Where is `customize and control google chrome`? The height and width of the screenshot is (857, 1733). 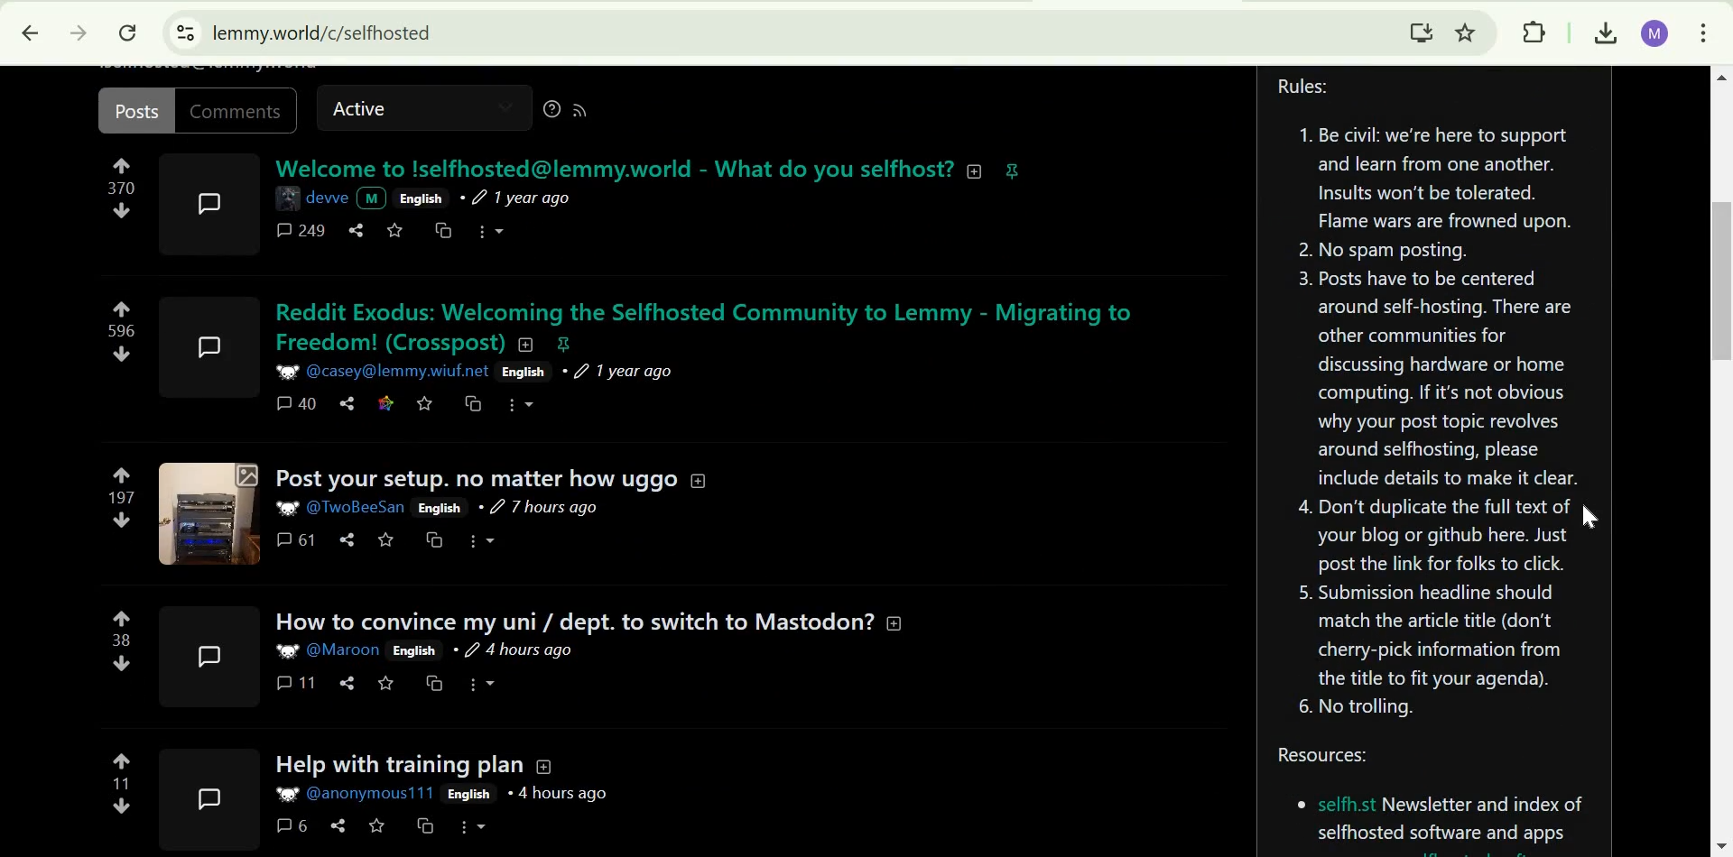 customize and control google chrome is located at coordinates (1705, 32).